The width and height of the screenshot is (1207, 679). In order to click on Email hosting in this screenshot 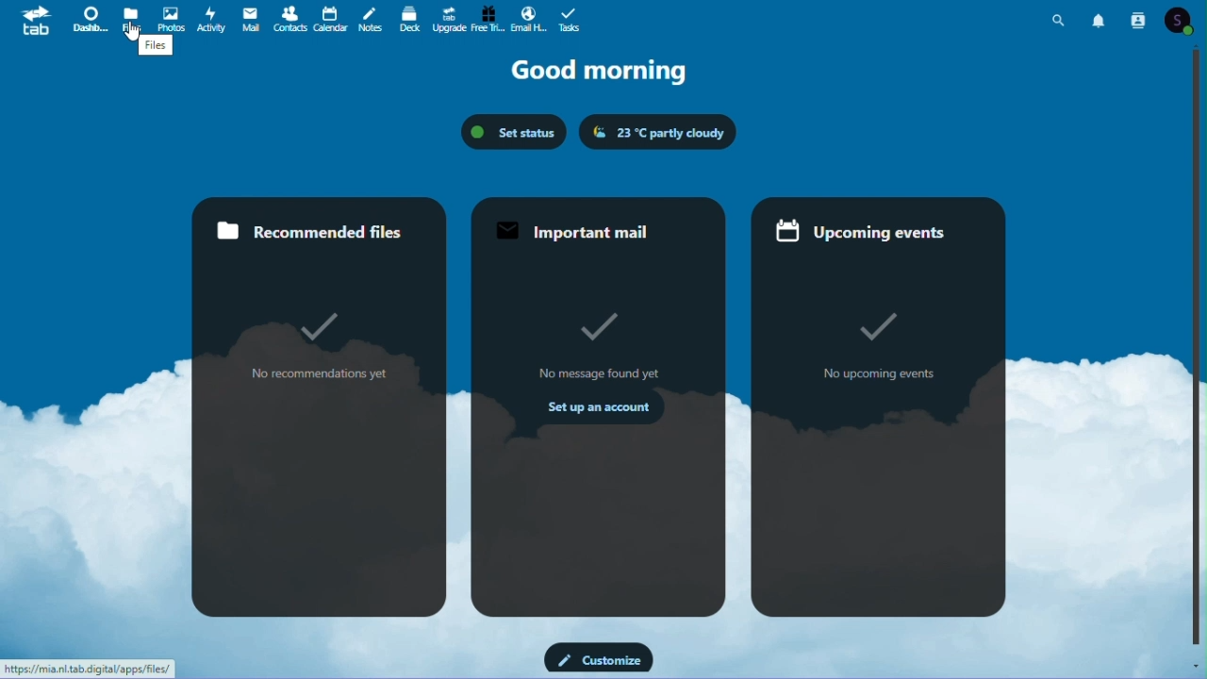, I will do `click(527, 20)`.